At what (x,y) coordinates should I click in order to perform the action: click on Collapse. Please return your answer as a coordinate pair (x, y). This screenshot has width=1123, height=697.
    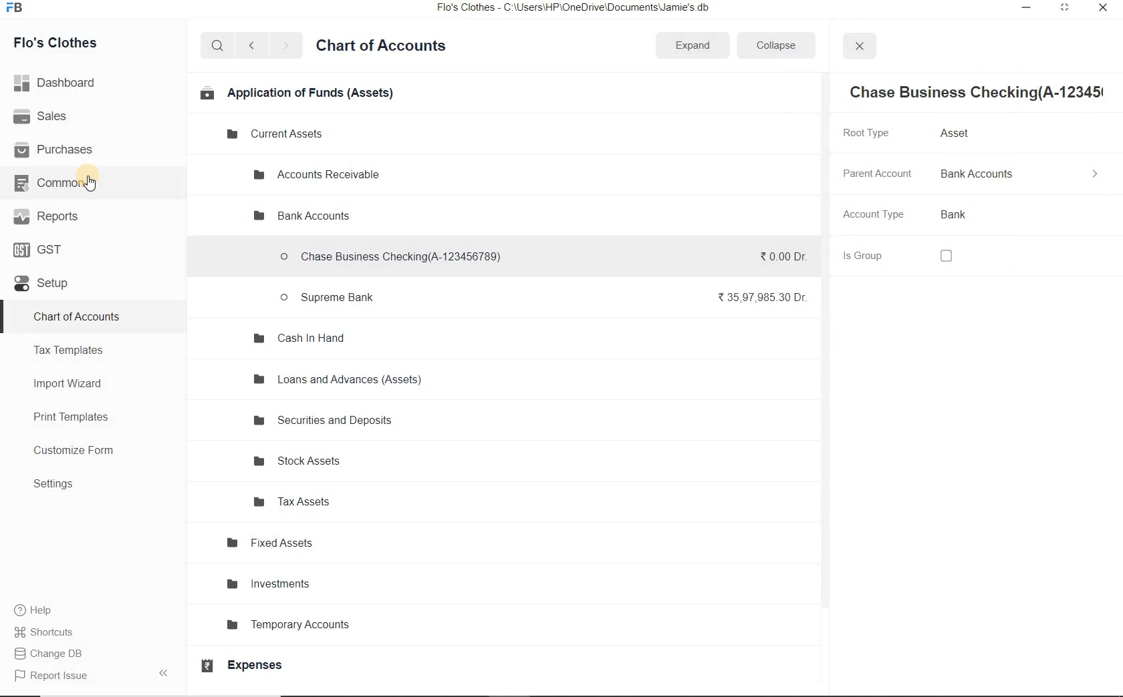
    Looking at the image, I should click on (774, 46).